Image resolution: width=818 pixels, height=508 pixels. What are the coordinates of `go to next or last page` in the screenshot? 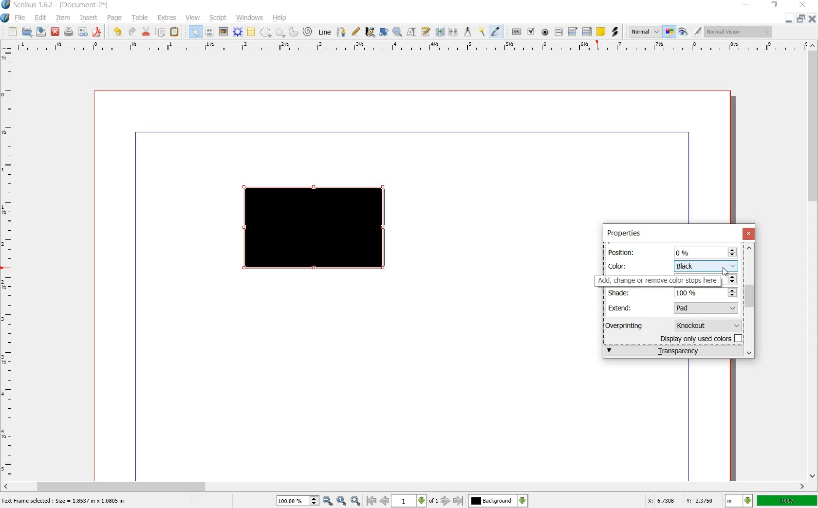 It's located at (451, 501).